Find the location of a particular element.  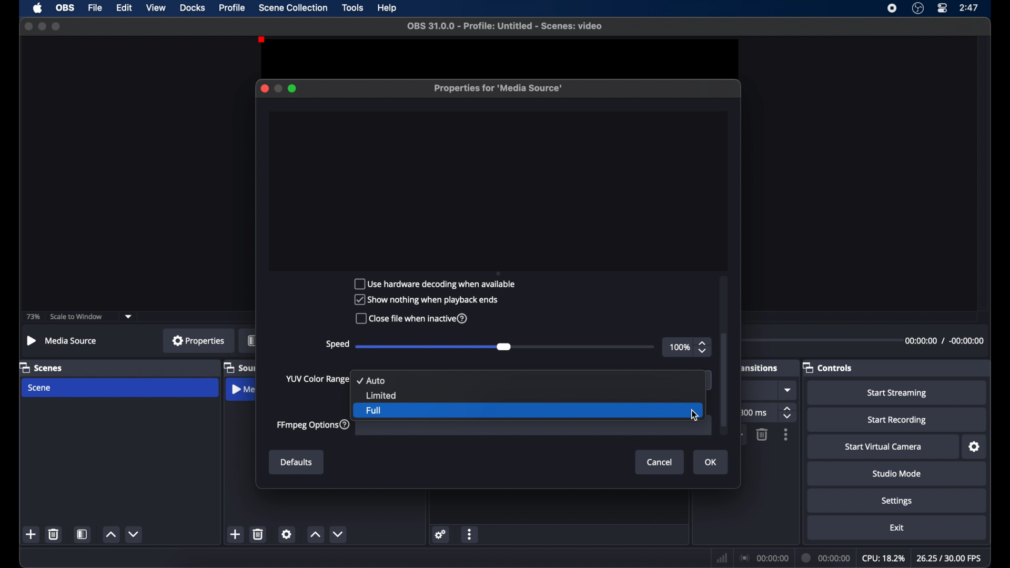

edit is located at coordinates (124, 8).